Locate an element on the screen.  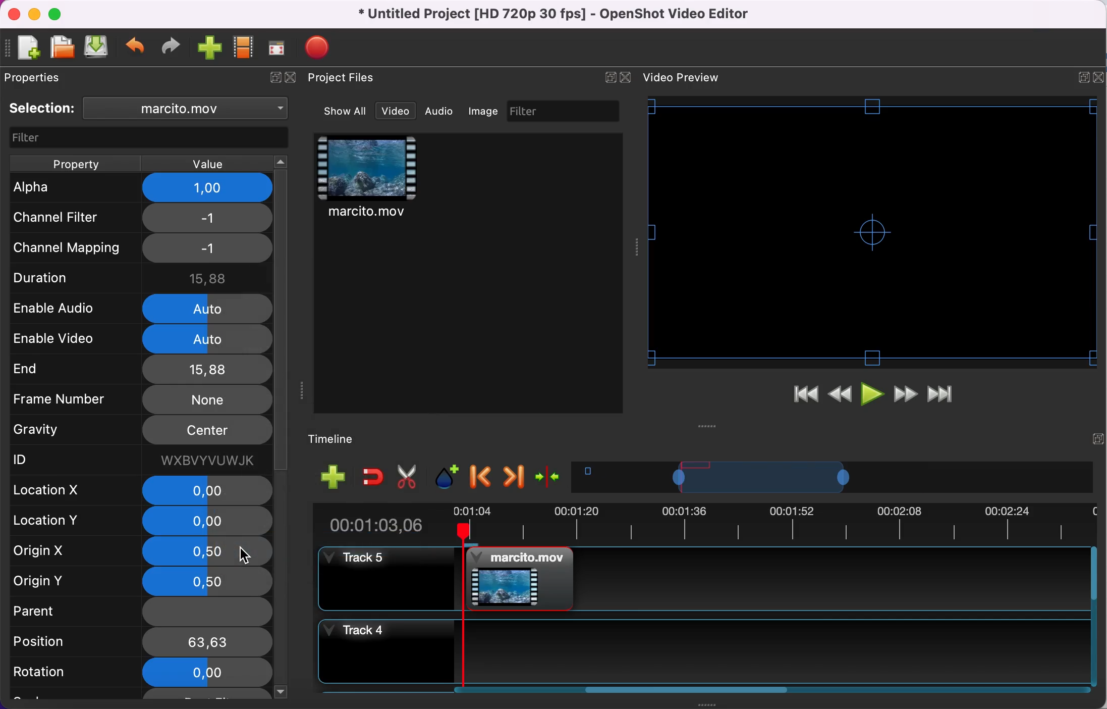
center the timeline is located at coordinates (550, 476).